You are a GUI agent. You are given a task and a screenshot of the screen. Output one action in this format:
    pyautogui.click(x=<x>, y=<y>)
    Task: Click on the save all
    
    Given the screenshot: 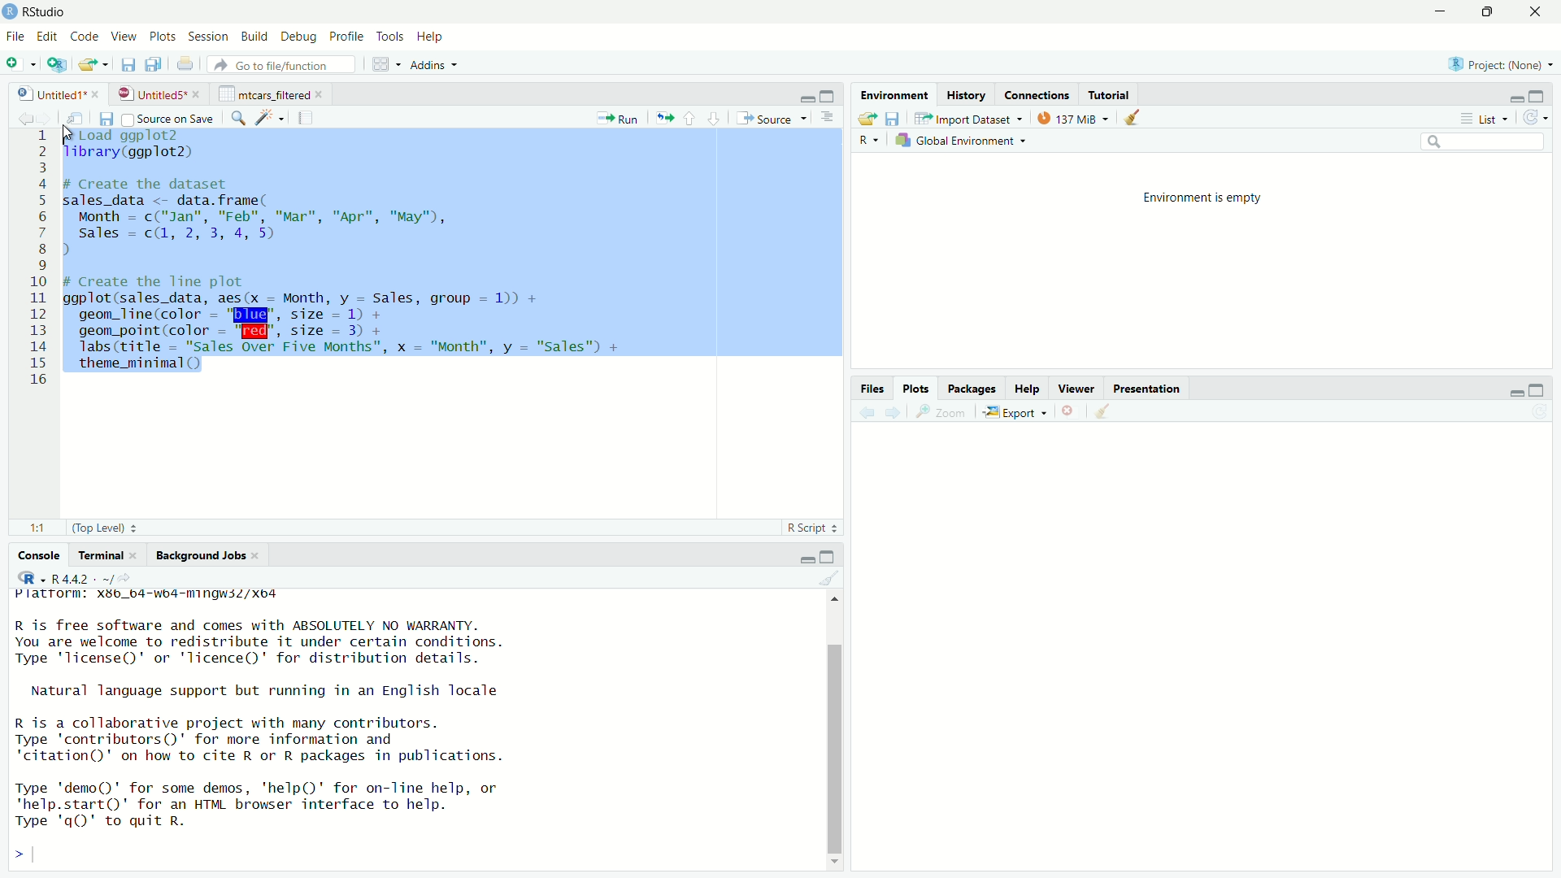 What is the action you would take?
    pyautogui.click(x=154, y=64)
    